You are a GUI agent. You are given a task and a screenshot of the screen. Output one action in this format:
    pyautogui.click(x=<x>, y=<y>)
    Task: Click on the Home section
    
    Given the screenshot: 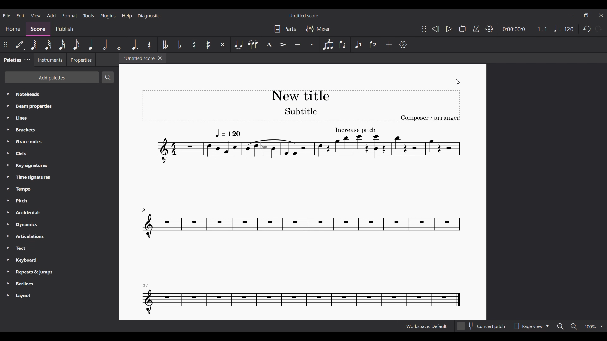 What is the action you would take?
    pyautogui.click(x=13, y=29)
    